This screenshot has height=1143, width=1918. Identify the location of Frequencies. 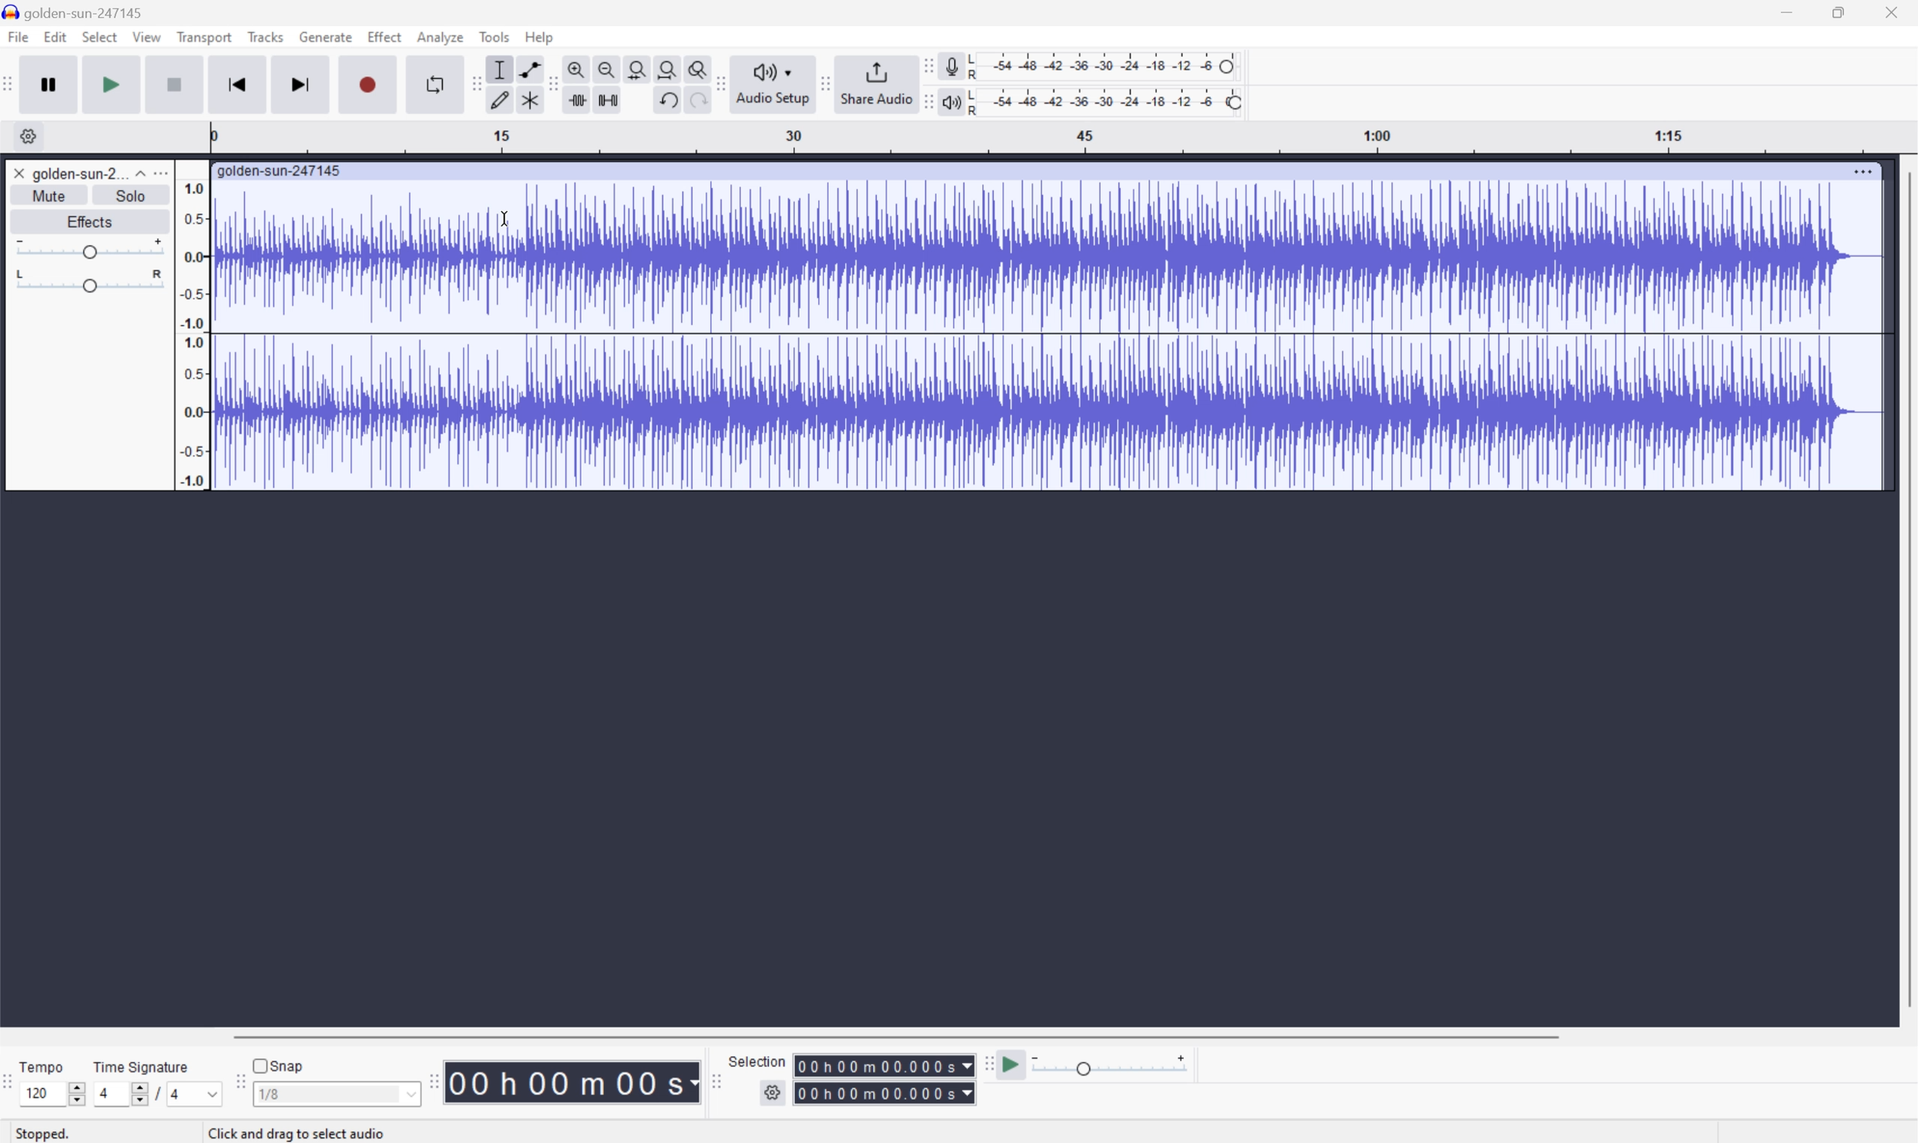
(192, 335).